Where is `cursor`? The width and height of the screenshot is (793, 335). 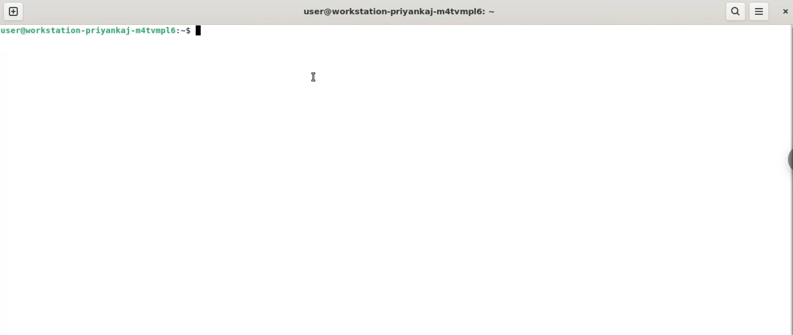
cursor is located at coordinates (313, 76).